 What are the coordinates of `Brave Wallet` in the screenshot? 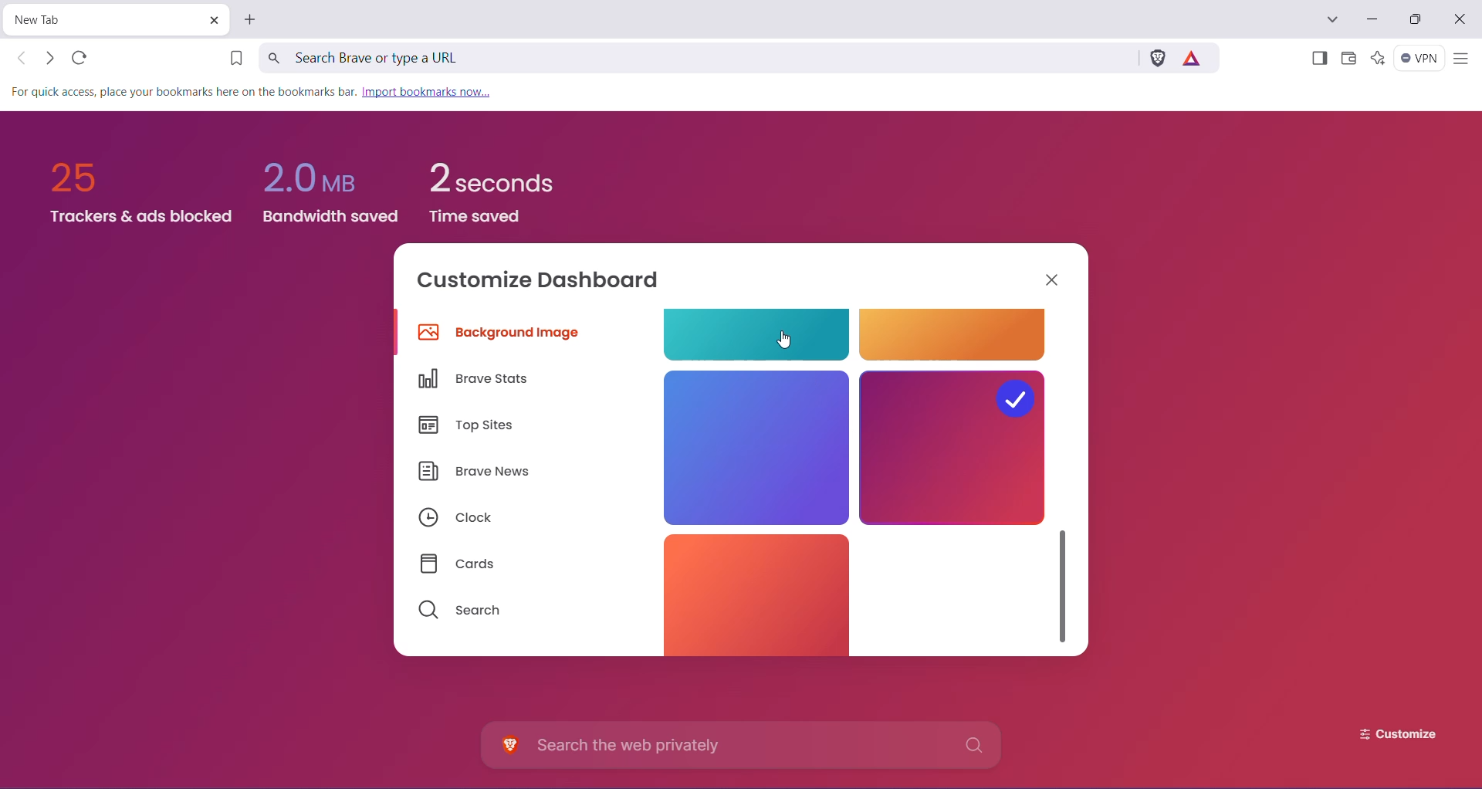 It's located at (1348, 59).